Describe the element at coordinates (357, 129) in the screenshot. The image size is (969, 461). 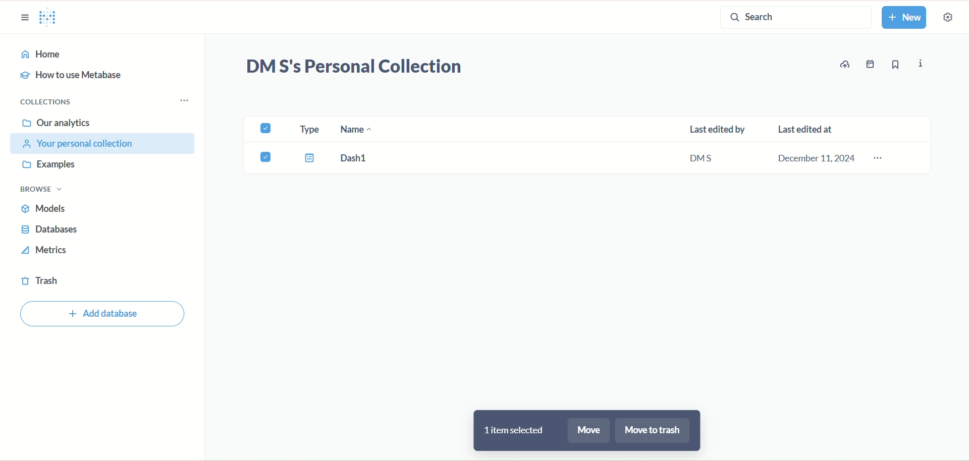
I see `name` at that location.